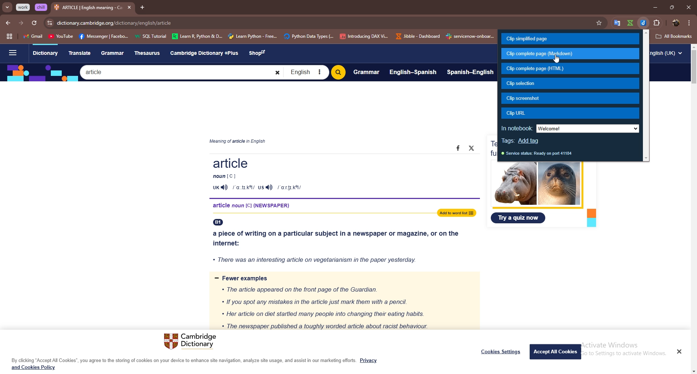 The image size is (697, 374). What do you see at coordinates (342, 301) in the screenshot?
I see `= Fewer examples
« The article appeared on the front page of the Guardian.
« If you spot any mistakes in the article just mark them with a pencil.
* Her article on diet startled many people into changing their eating habits.
« The newspaper published a toughly worded article about racist behaviour.` at bounding box center [342, 301].